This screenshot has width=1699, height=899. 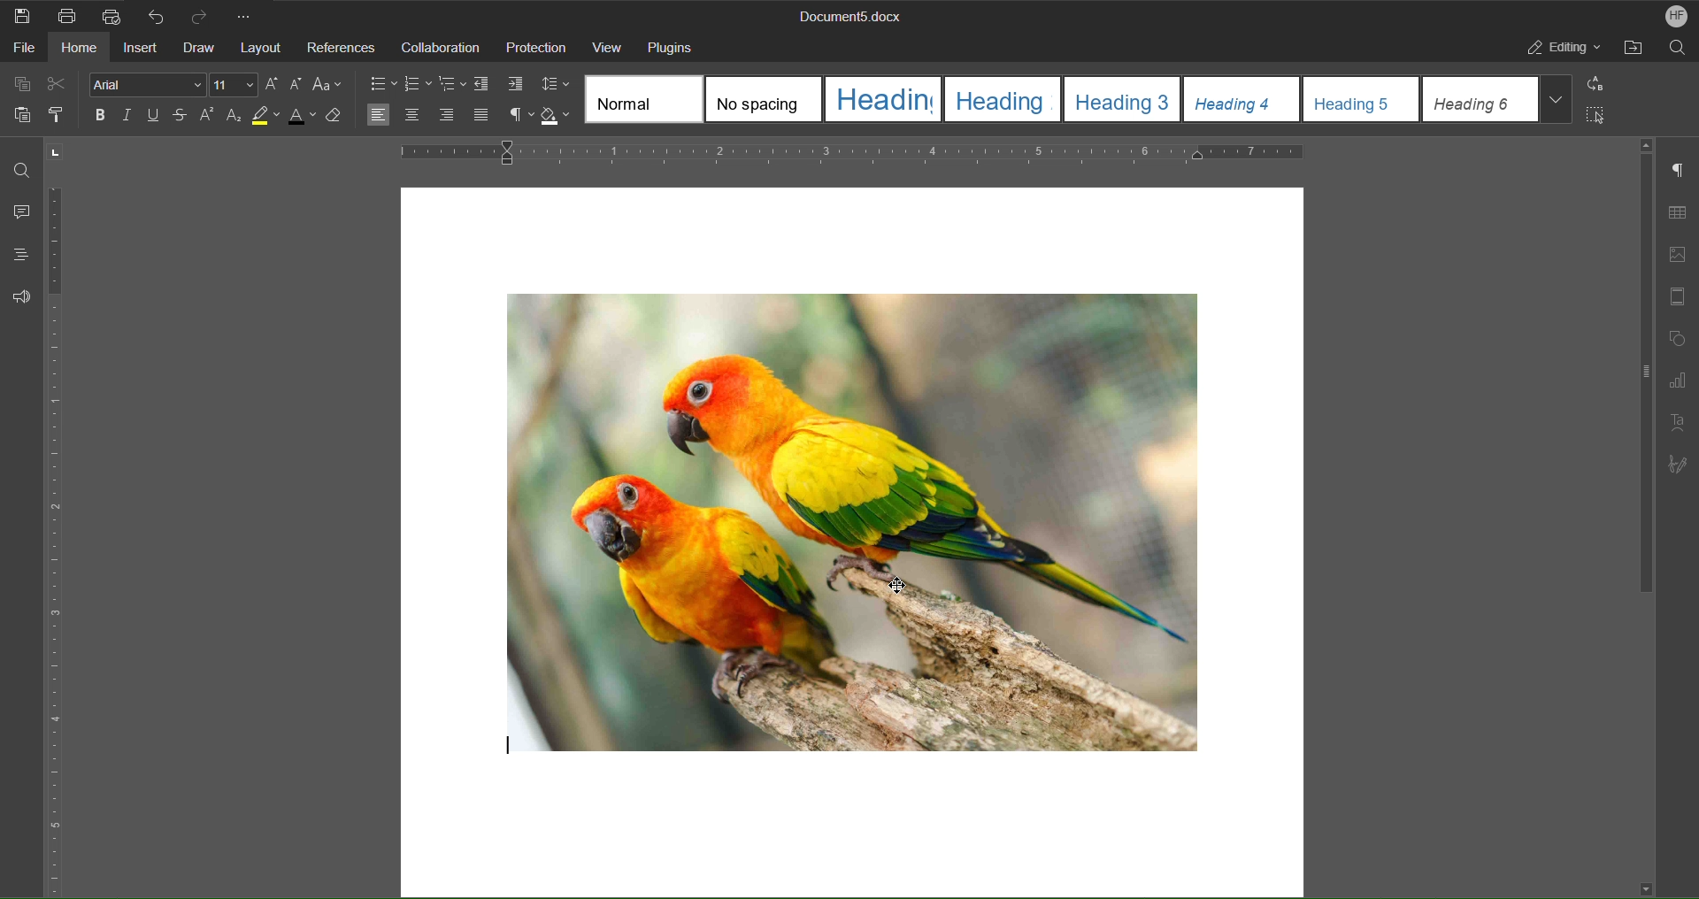 What do you see at coordinates (558, 85) in the screenshot?
I see `Line Spacing` at bounding box center [558, 85].